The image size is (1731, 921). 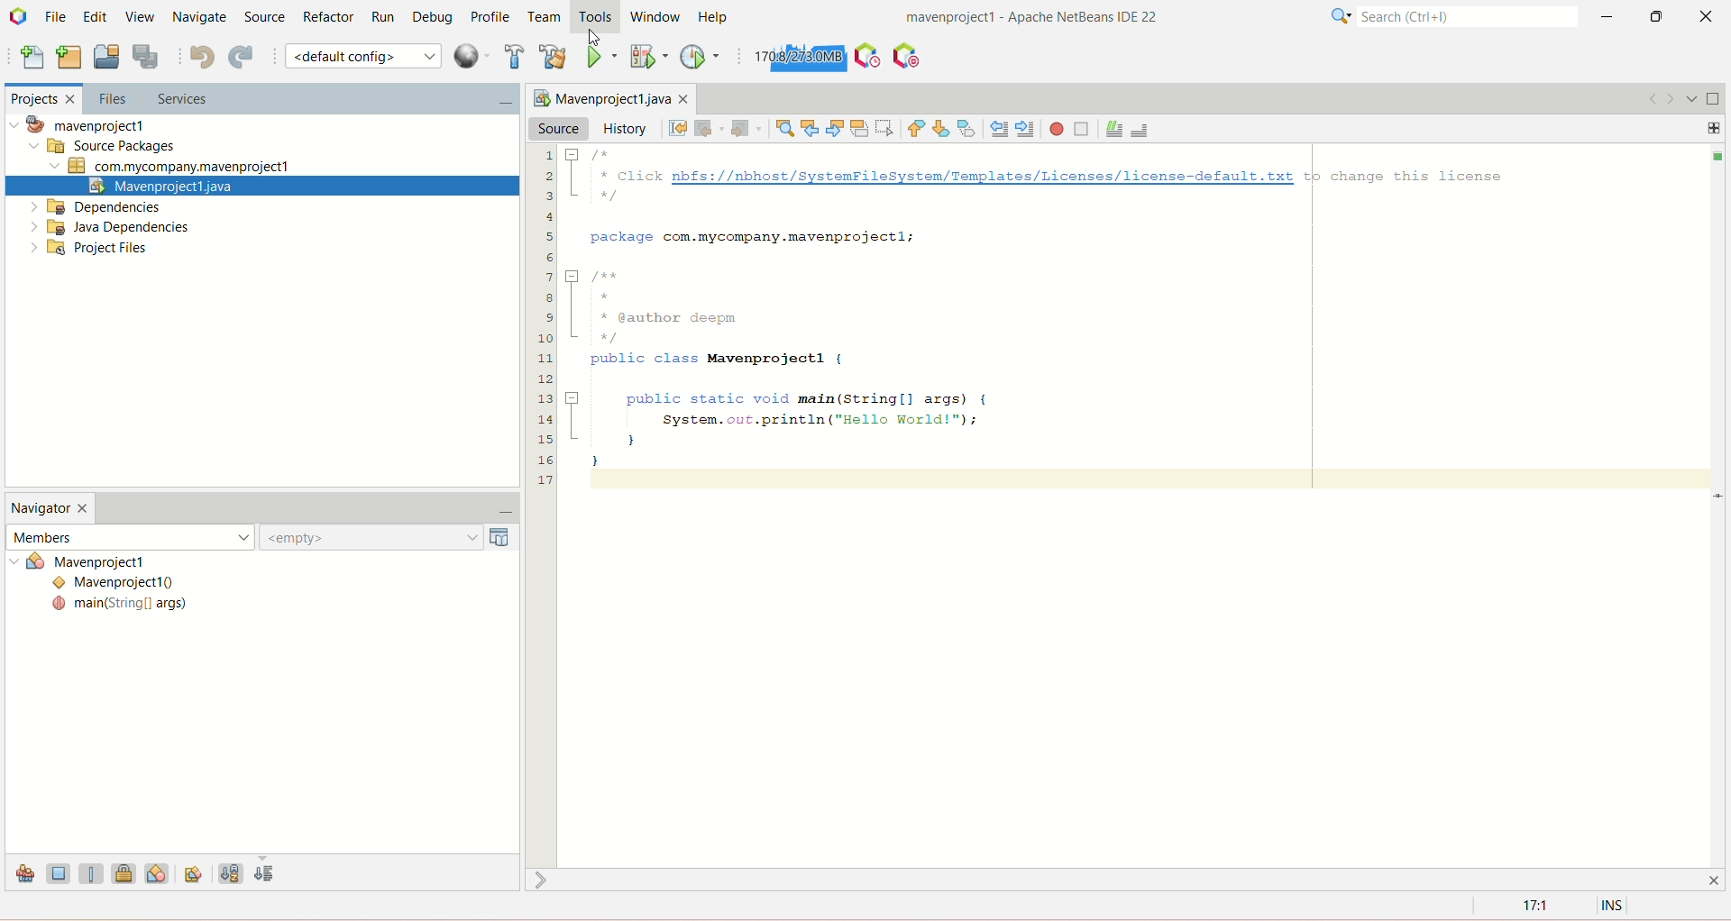 I want to click on add, so click(x=1715, y=126).